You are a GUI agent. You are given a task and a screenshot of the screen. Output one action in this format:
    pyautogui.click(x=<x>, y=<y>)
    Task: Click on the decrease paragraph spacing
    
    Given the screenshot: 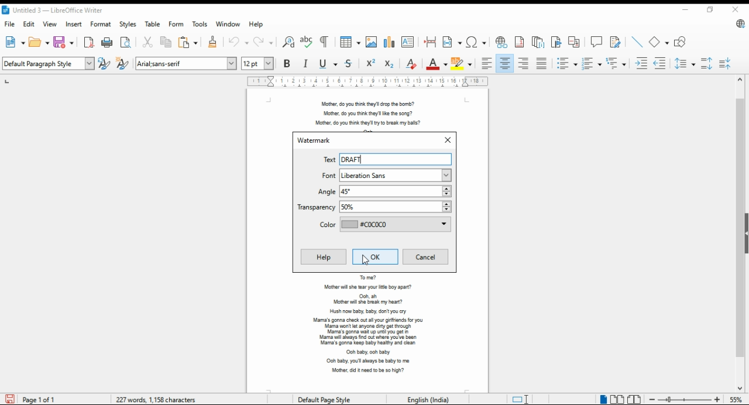 What is the action you would take?
    pyautogui.click(x=728, y=63)
    